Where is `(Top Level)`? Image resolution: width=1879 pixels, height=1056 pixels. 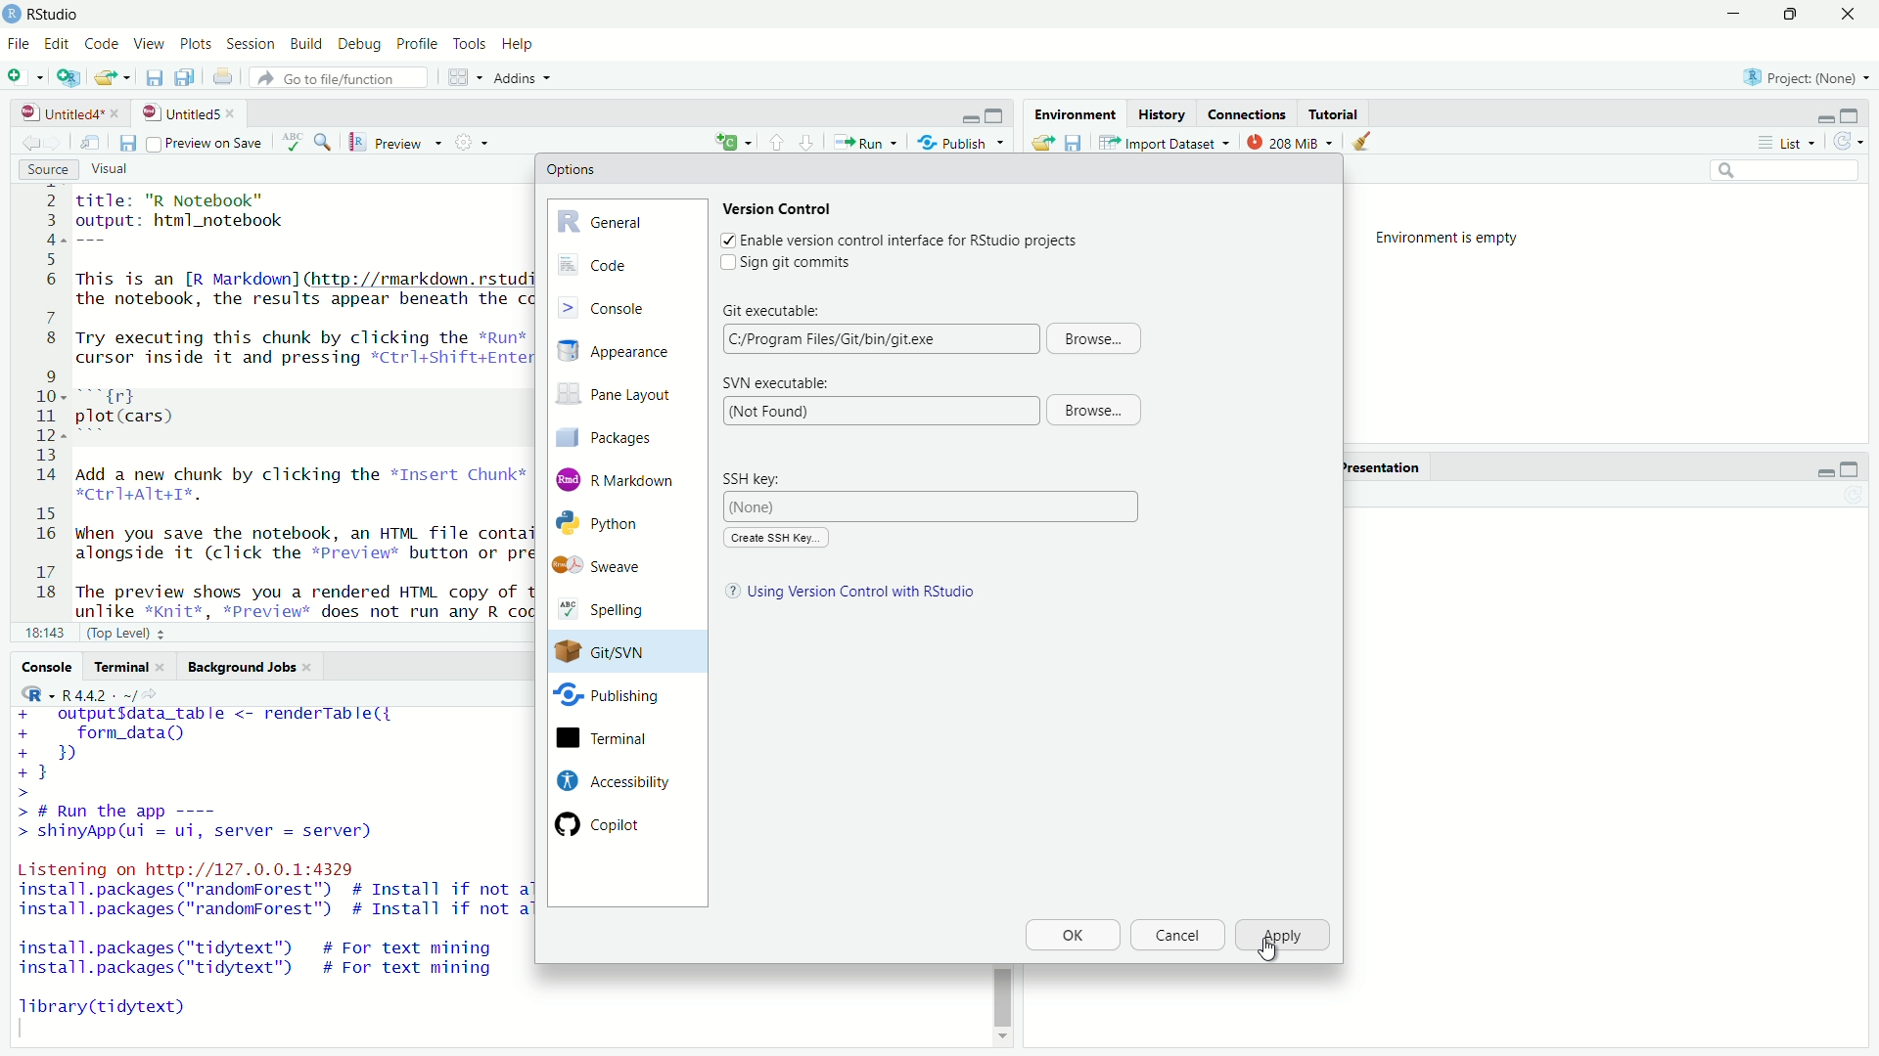 (Top Level) is located at coordinates (129, 632).